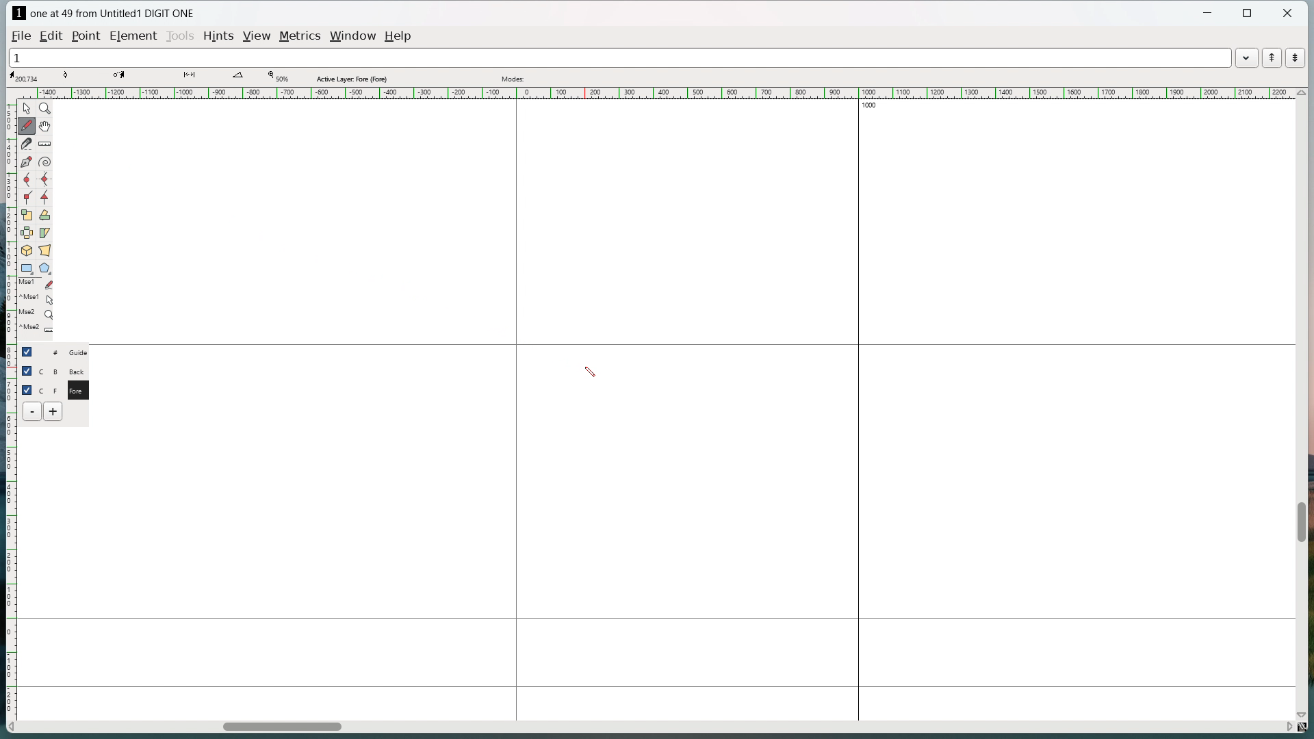 The height and width of the screenshot is (739, 1314). Describe the element at coordinates (44, 197) in the screenshot. I see `add a tangent point` at that location.